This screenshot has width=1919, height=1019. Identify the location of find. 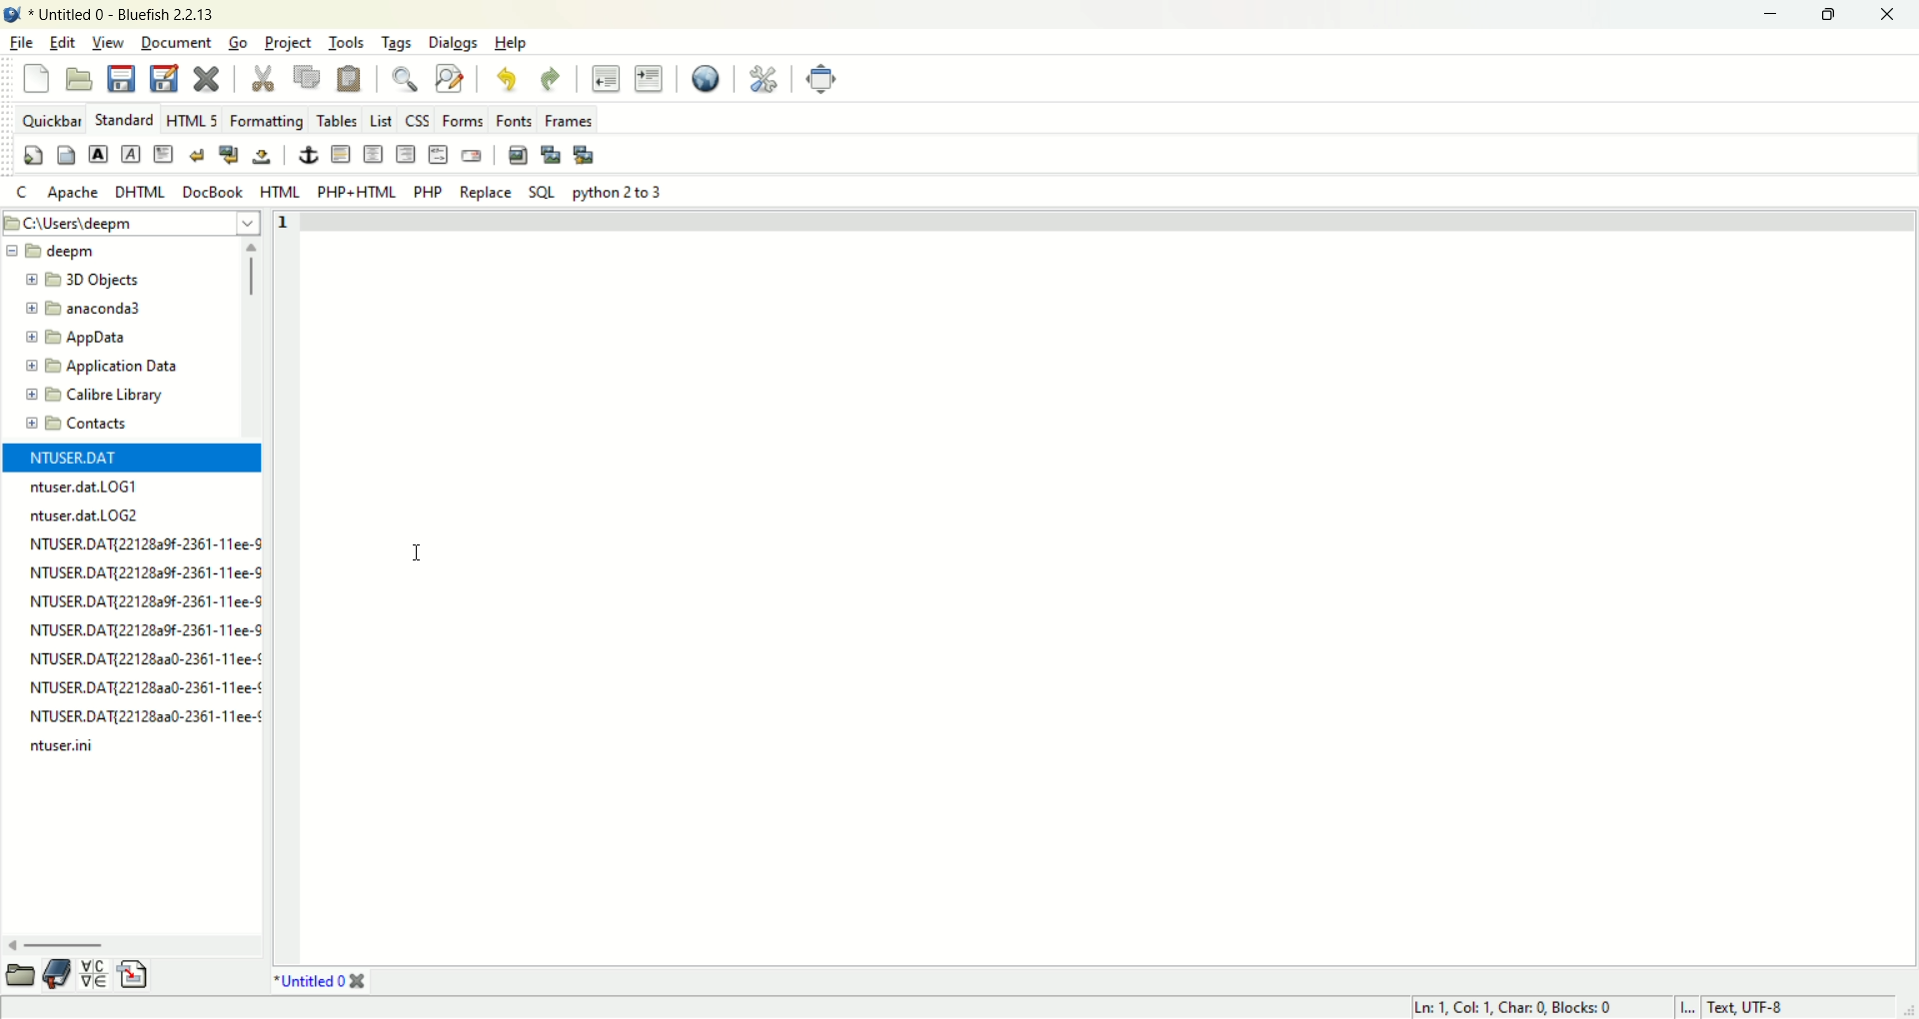
(403, 79).